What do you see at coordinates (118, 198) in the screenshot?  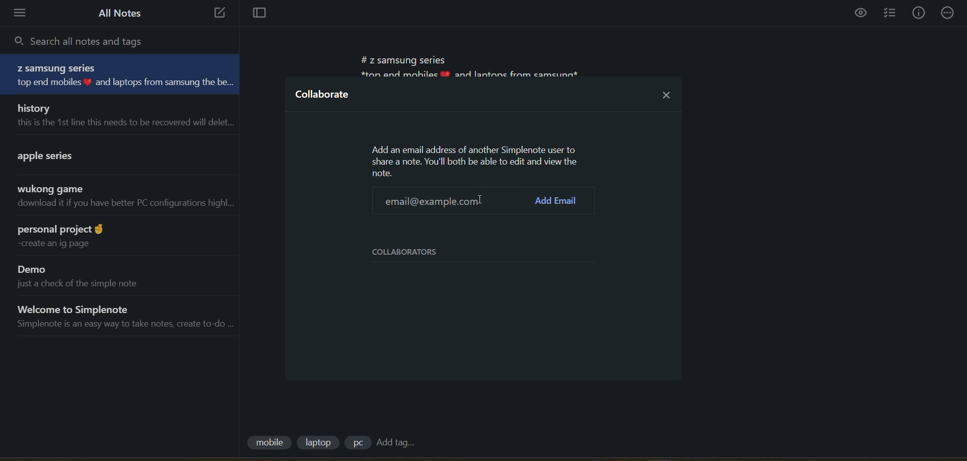 I see `note title and preview` at bounding box center [118, 198].